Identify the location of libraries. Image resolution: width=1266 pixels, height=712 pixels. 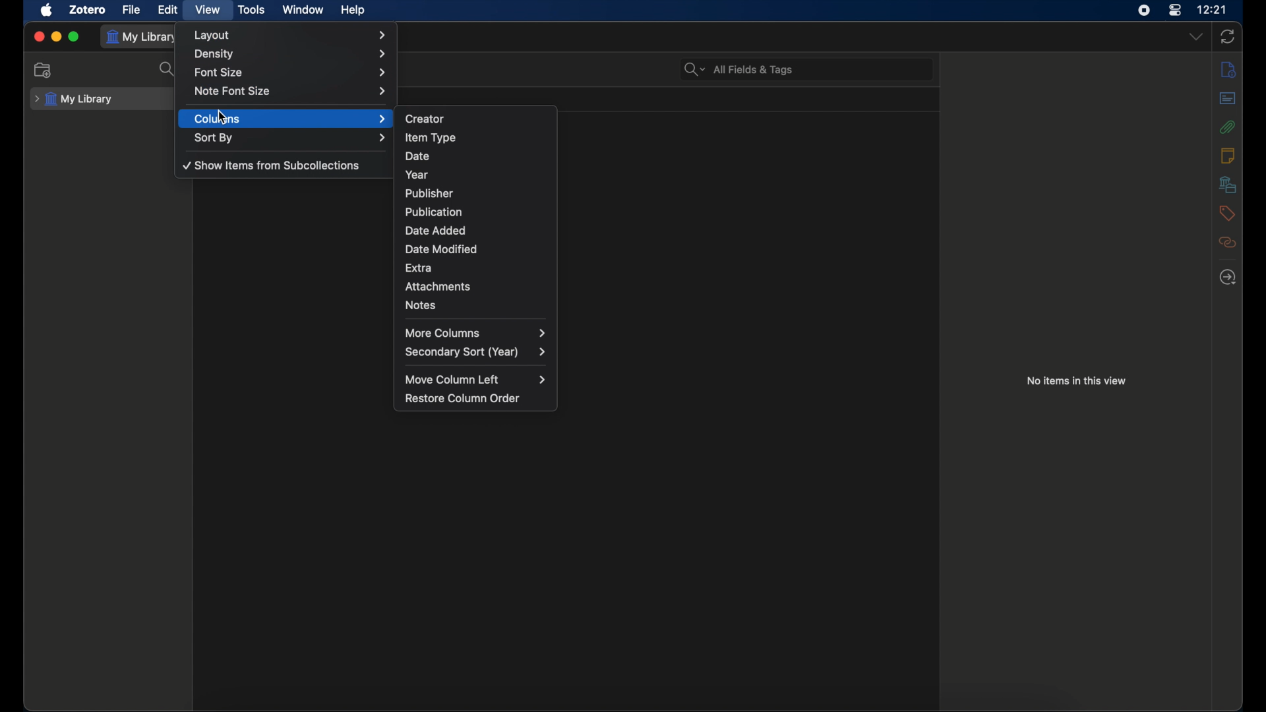
(1228, 185).